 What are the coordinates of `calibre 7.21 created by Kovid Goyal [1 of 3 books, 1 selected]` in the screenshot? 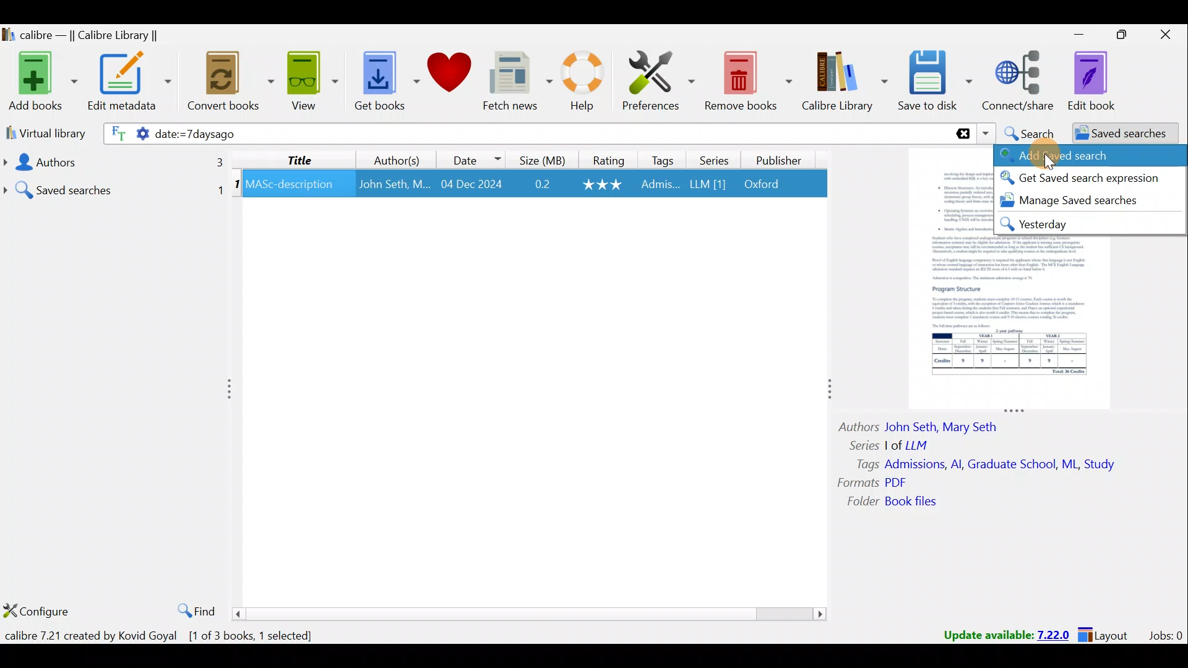 It's located at (166, 636).